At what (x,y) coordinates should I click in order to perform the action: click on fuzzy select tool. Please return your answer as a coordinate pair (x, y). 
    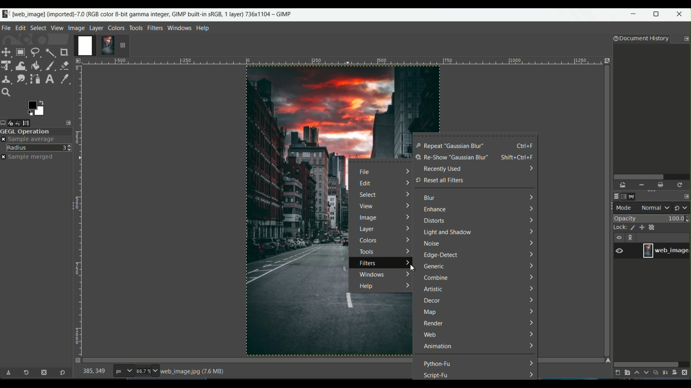
    Looking at the image, I should click on (50, 52).